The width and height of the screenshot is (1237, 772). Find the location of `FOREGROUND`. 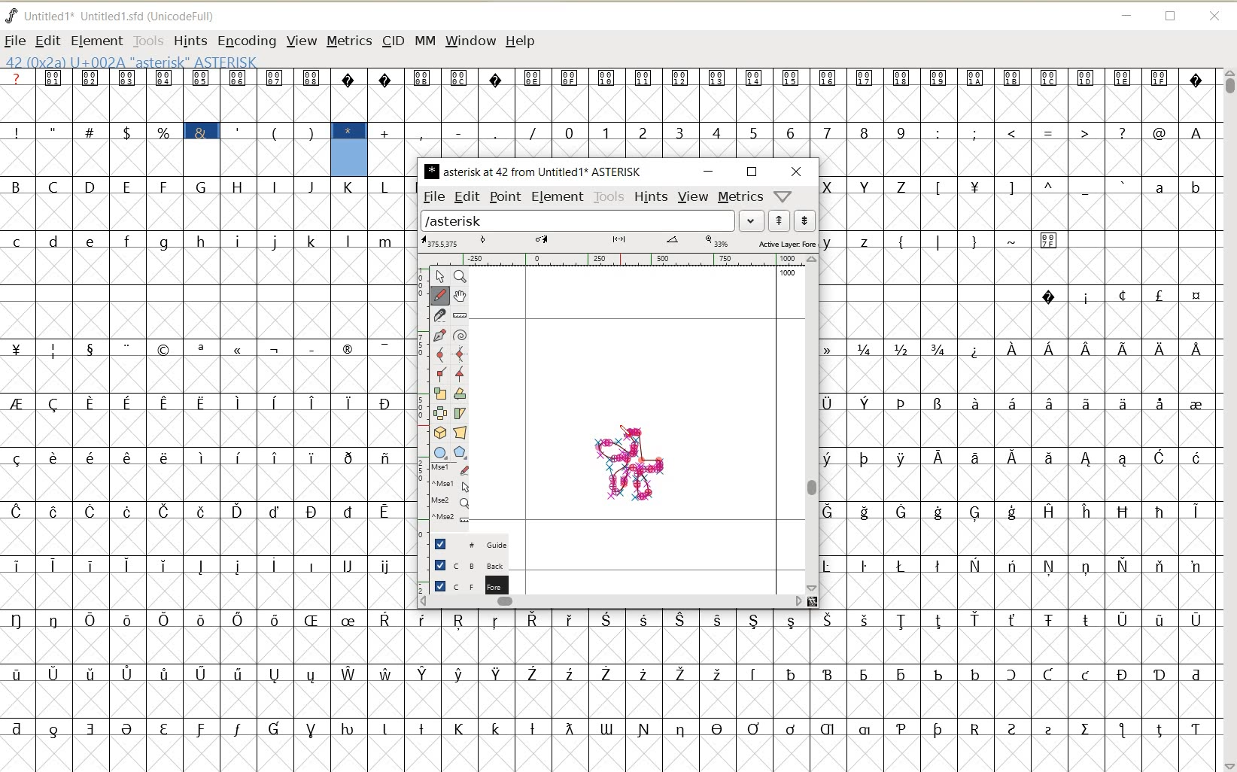

FOREGROUND is located at coordinates (463, 585).